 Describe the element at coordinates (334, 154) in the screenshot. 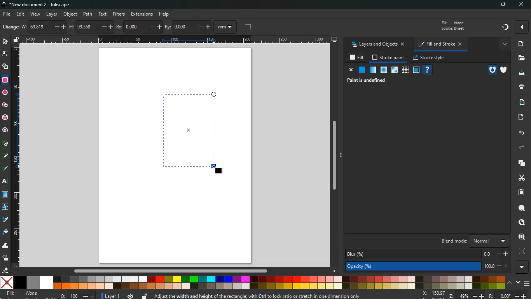

I see `scroll bar` at that location.